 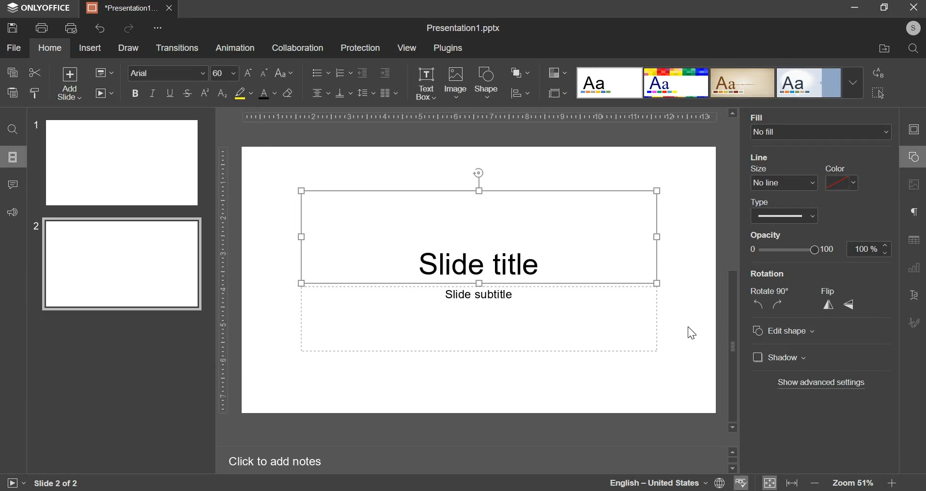 I want to click on zoom level, so click(x=855, y=483).